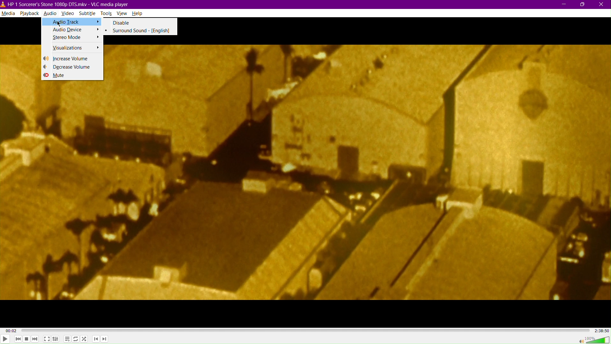  Describe the element at coordinates (47, 339) in the screenshot. I see `Fullscreen` at that location.